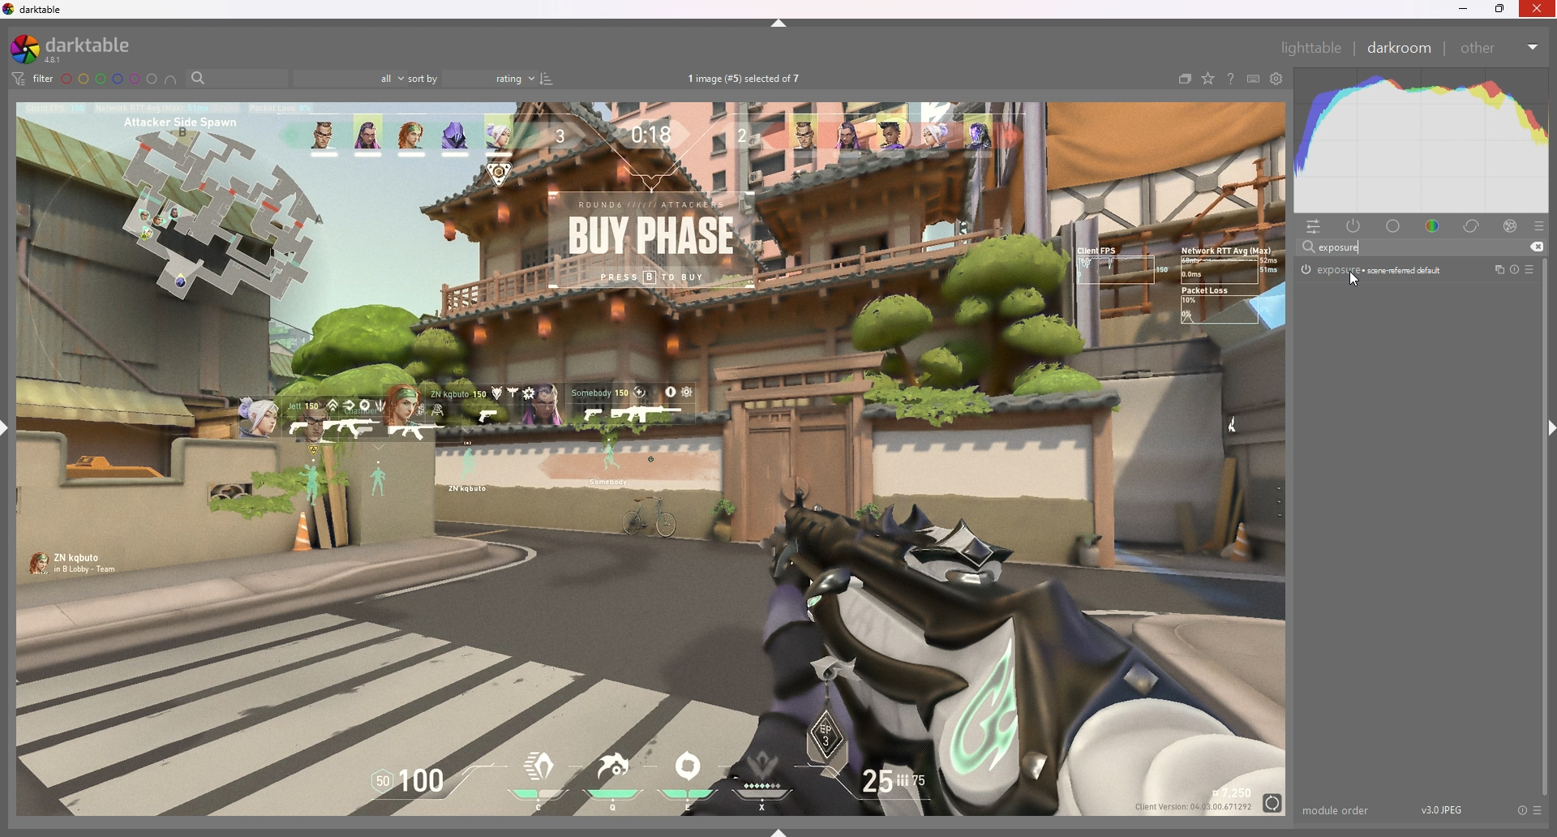 The width and height of the screenshot is (1557, 837). What do you see at coordinates (1500, 48) in the screenshot?
I see `other` at bounding box center [1500, 48].